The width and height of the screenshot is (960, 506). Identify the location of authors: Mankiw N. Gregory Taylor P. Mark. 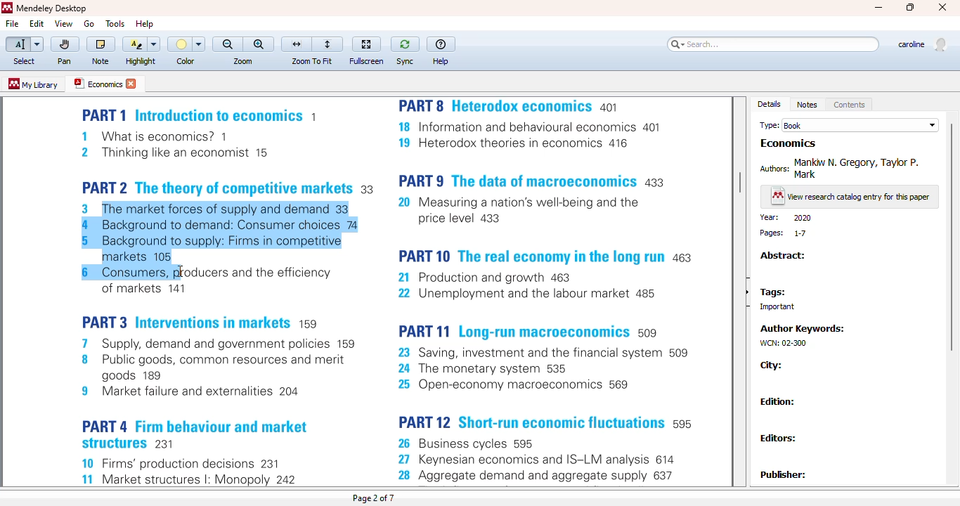
(843, 167).